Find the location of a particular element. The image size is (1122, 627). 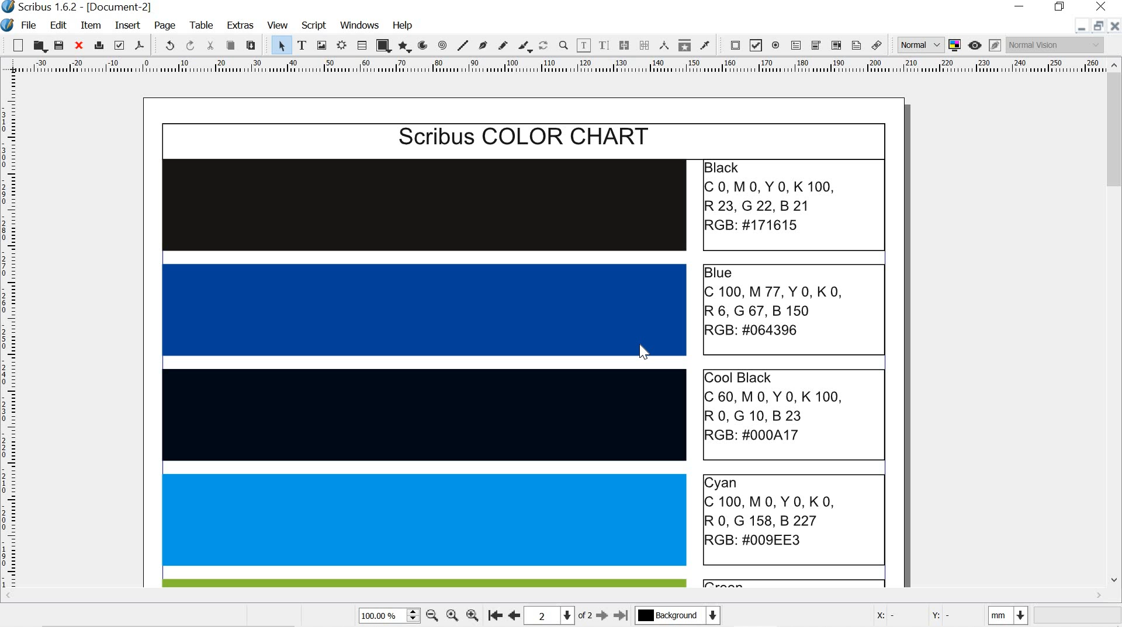

toggle color management system is located at coordinates (956, 44).